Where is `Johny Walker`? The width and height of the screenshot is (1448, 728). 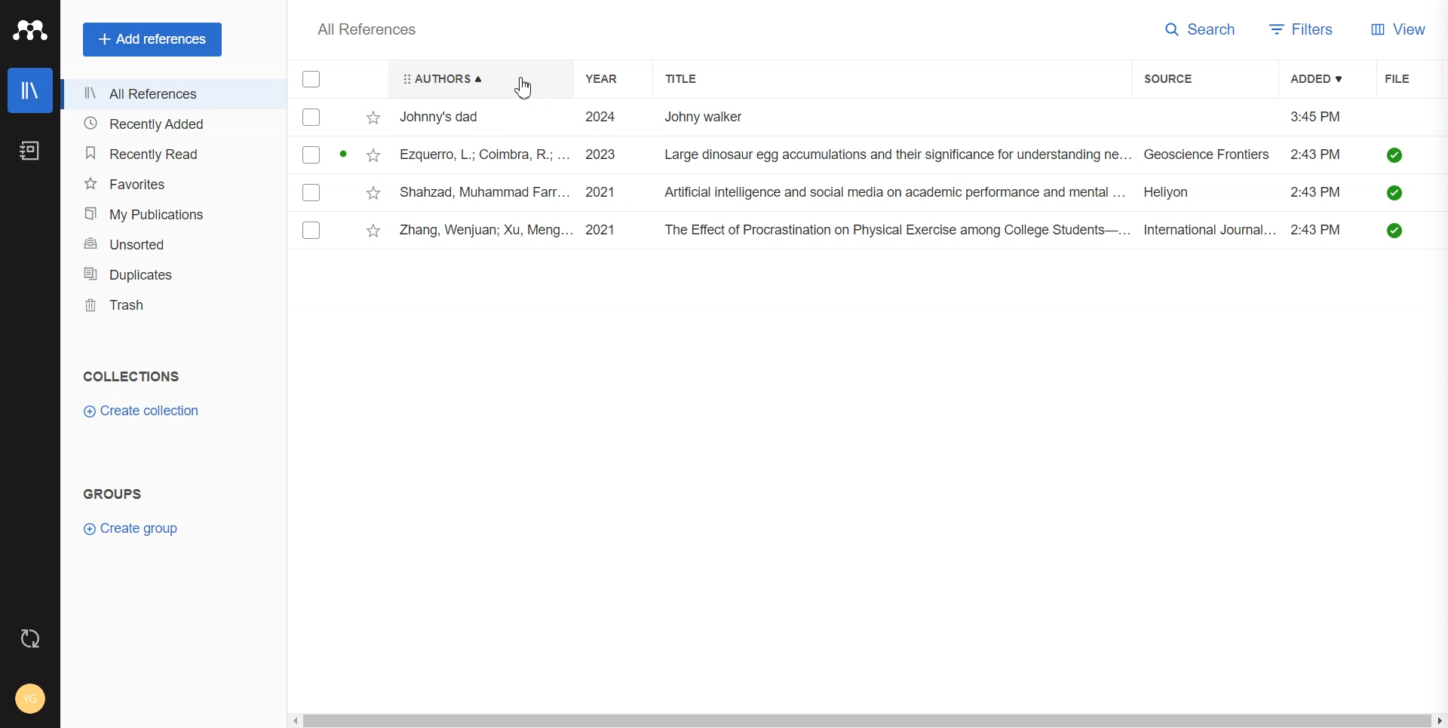
Johny Walker is located at coordinates (709, 117).